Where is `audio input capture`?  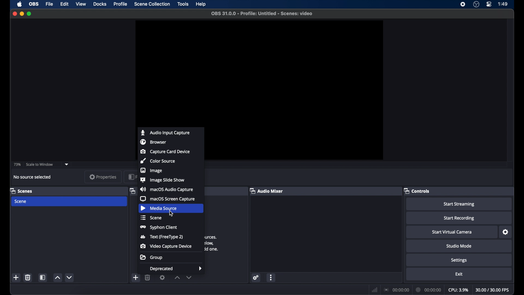 audio input capture is located at coordinates (165, 132).